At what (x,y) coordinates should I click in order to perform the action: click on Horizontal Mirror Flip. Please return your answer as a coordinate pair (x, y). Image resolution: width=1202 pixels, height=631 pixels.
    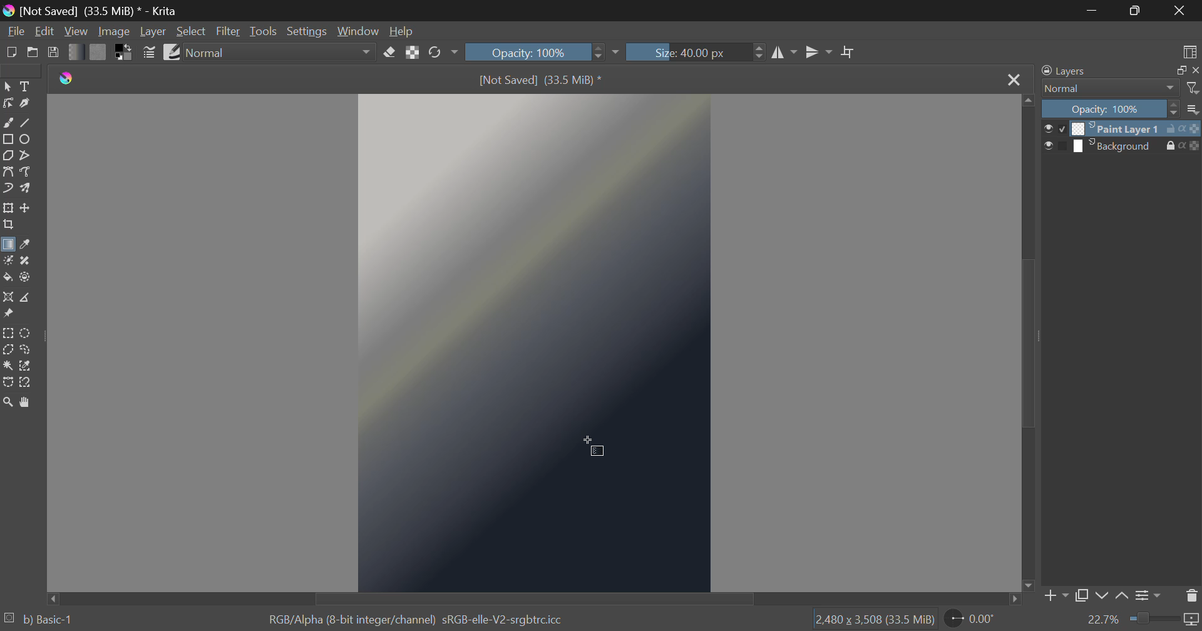
    Looking at the image, I should click on (816, 54).